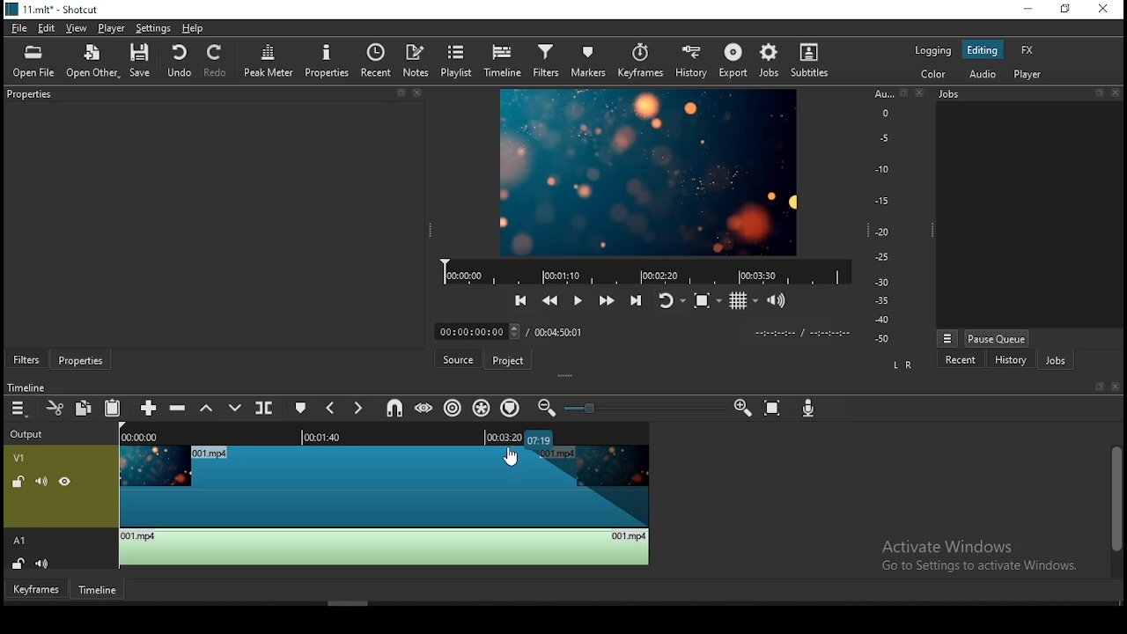  I want to click on jobs, so click(1053, 362).